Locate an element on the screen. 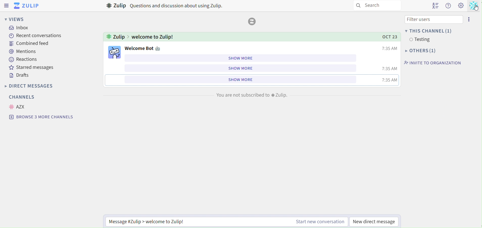 The image size is (482, 228). #Zulip Question and discussion about using Zulip is located at coordinates (165, 6).